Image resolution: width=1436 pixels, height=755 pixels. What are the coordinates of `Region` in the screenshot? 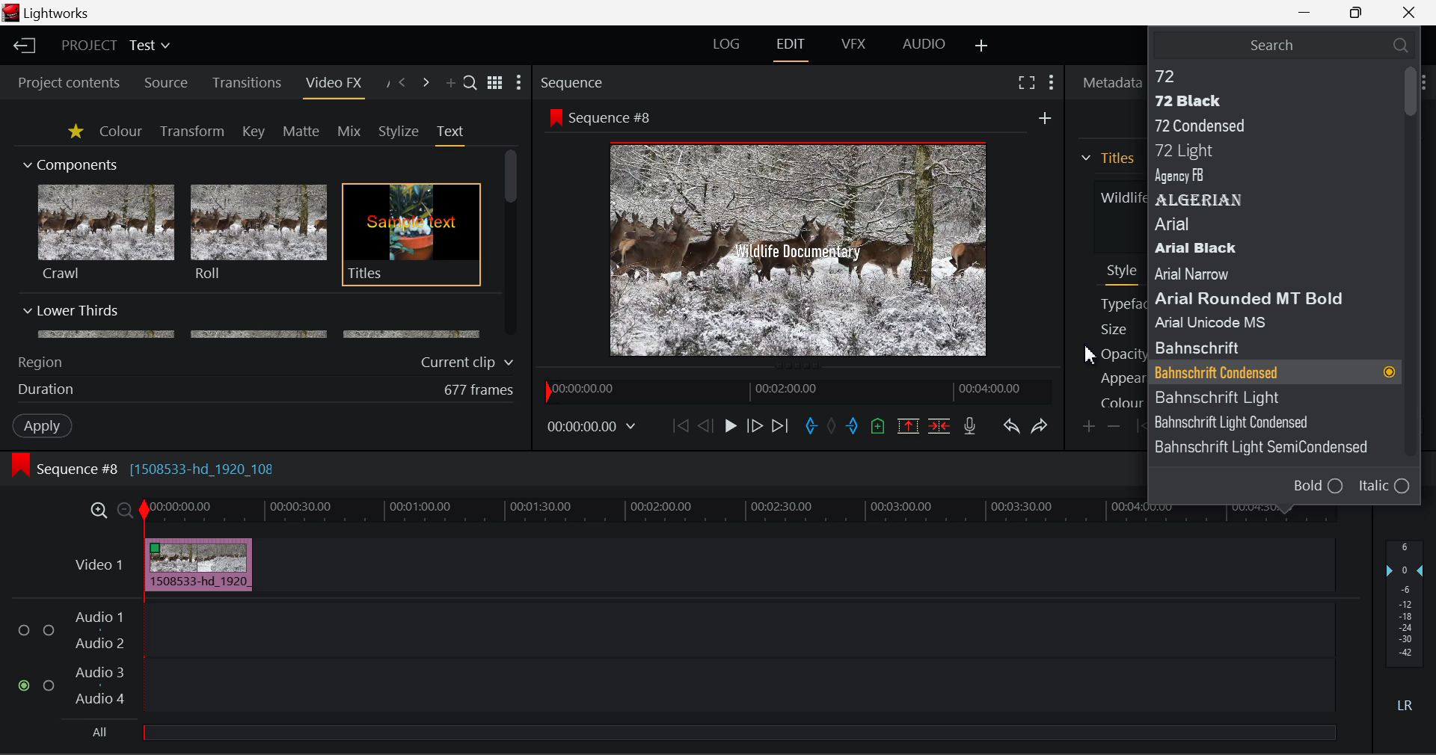 It's located at (40, 363).